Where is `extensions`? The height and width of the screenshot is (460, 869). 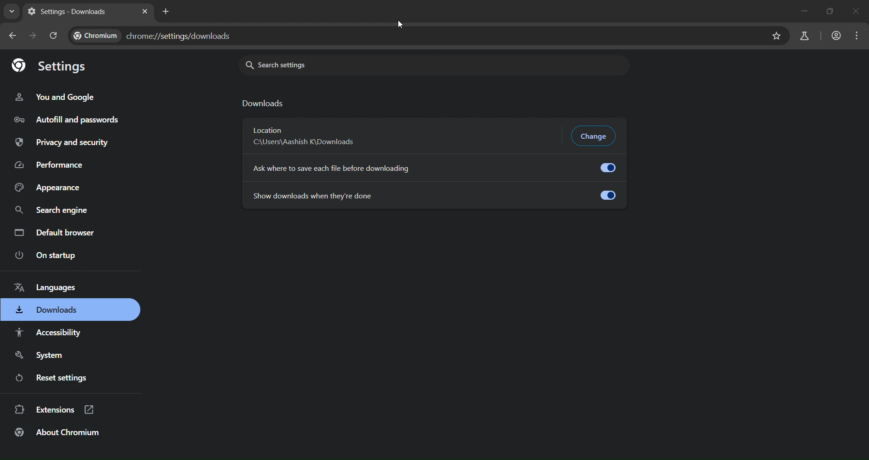 extensions is located at coordinates (55, 410).